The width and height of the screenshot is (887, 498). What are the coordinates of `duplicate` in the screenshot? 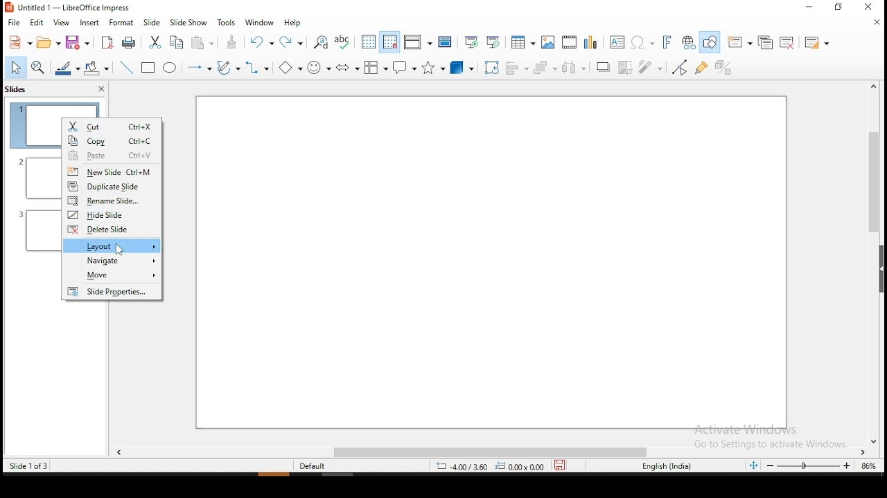 It's located at (768, 42).